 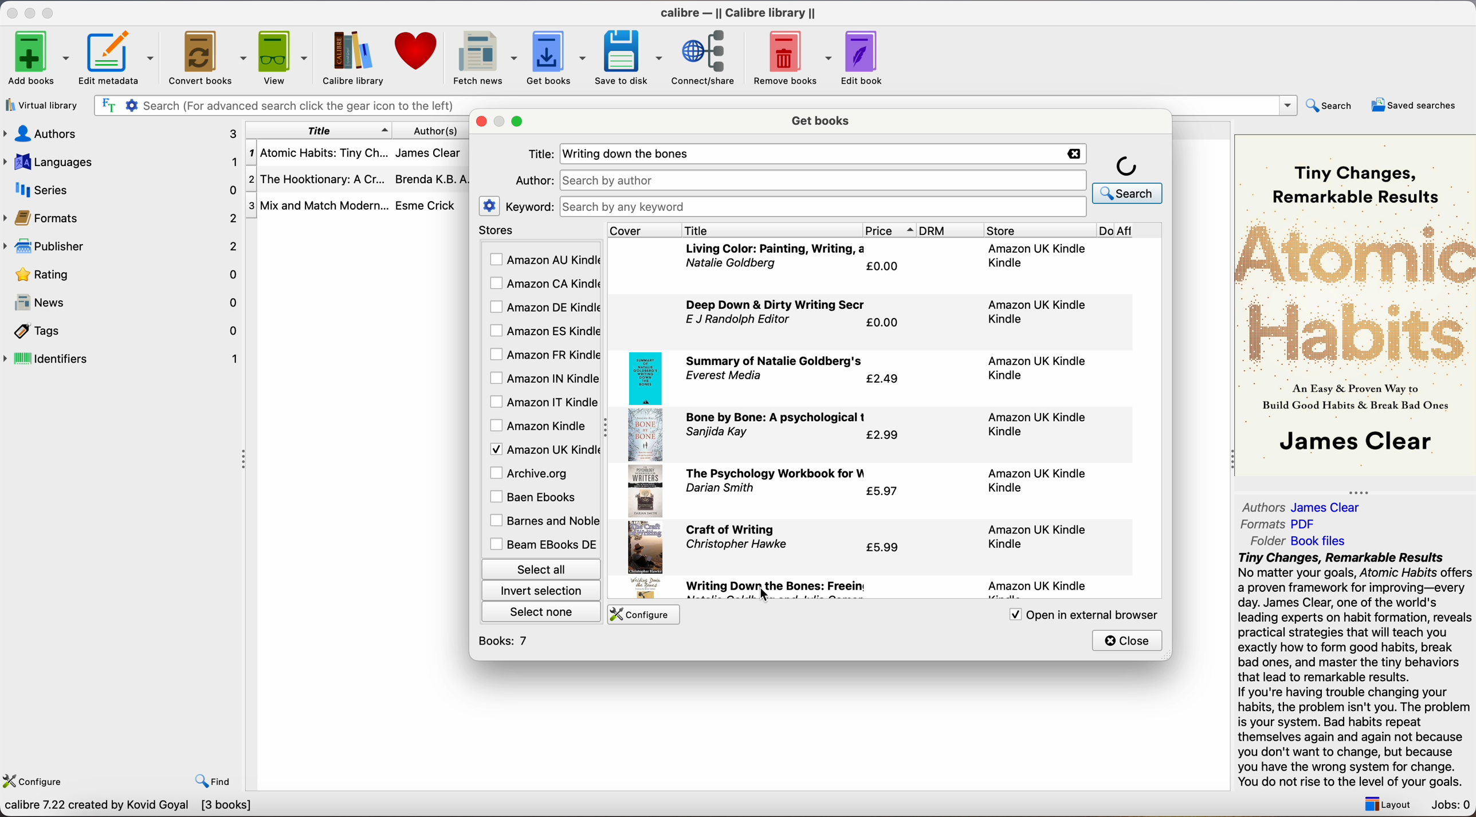 What do you see at coordinates (426, 205) in the screenshot?
I see `Esme Crick` at bounding box center [426, 205].